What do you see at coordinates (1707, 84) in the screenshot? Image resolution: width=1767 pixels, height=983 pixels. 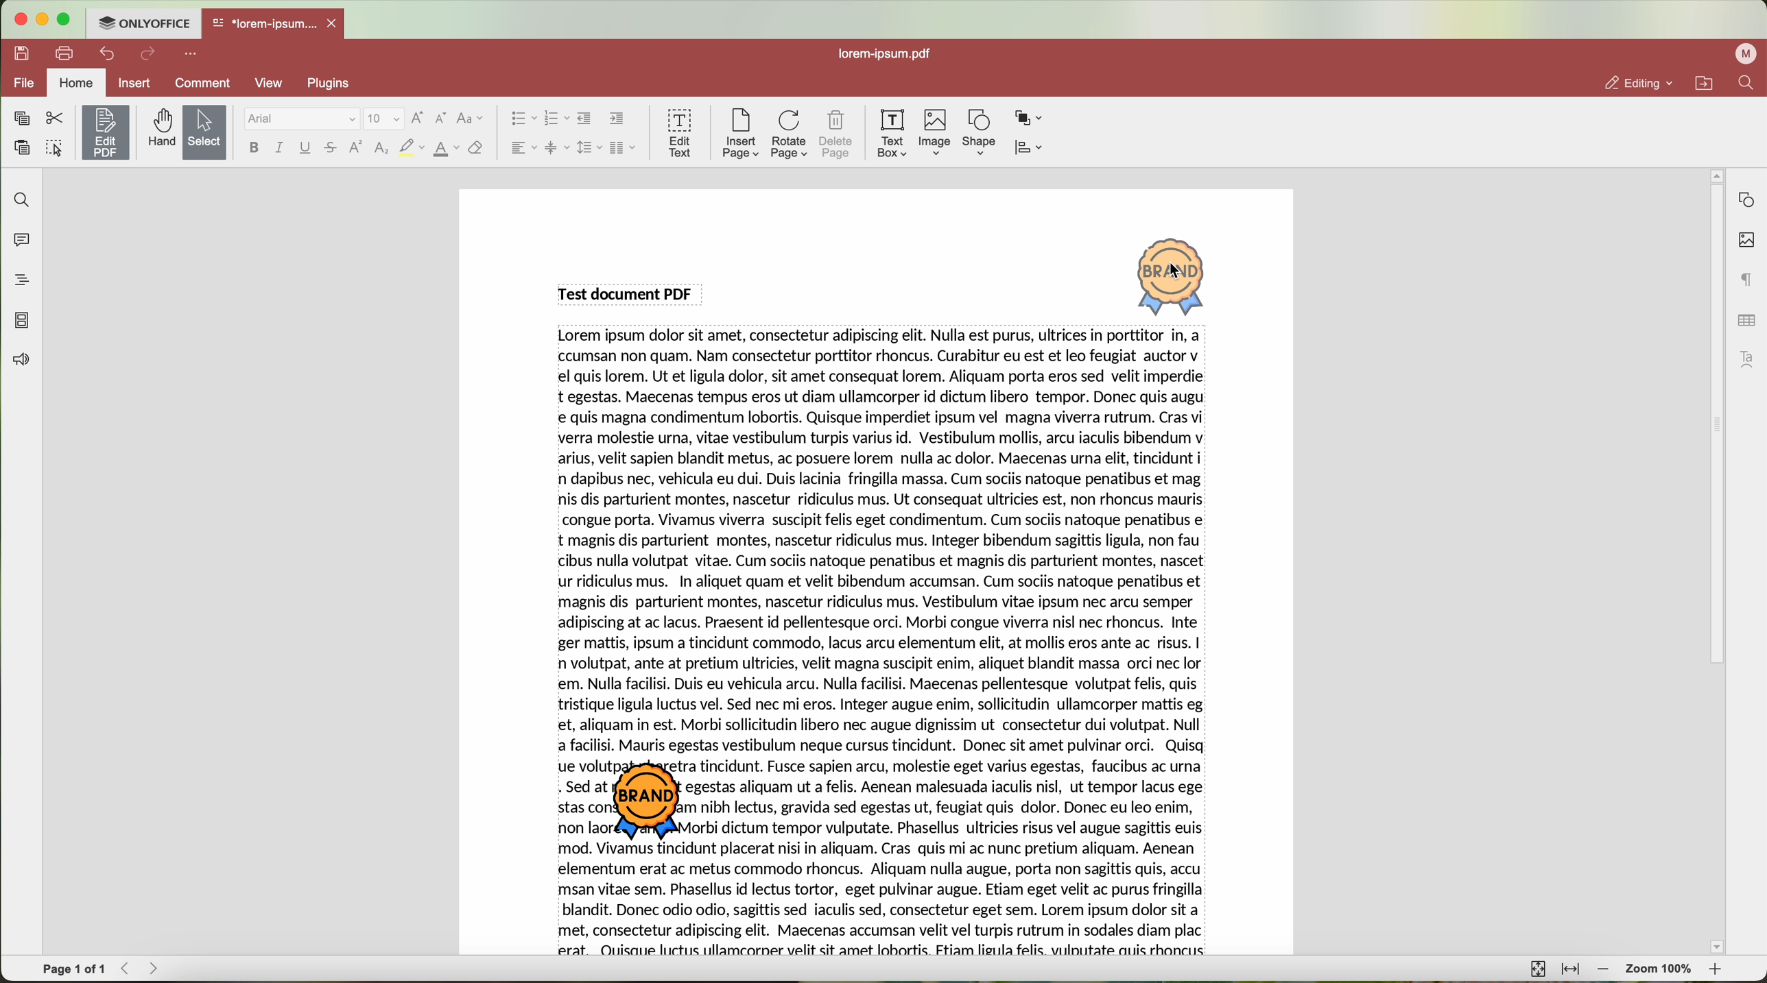 I see `open file location` at bounding box center [1707, 84].